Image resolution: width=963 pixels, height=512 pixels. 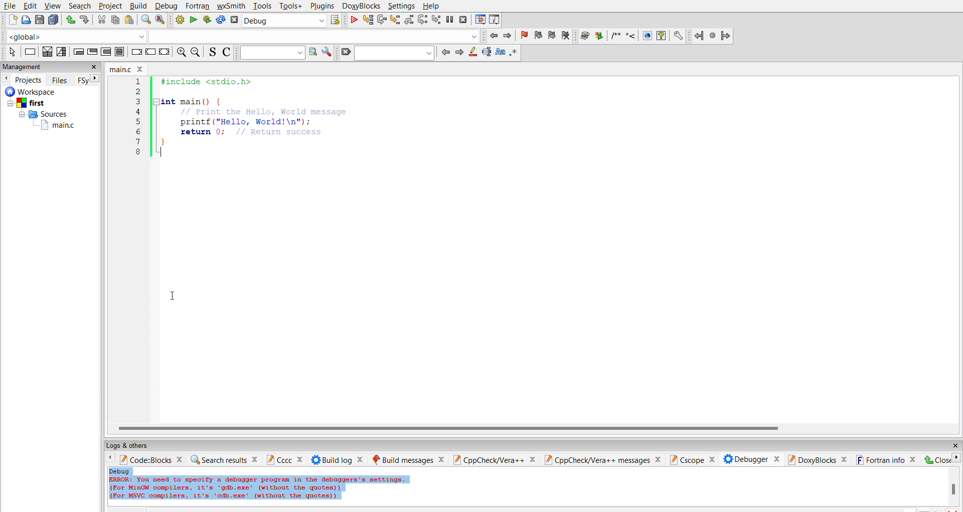 I want to click on select, so click(x=10, y=53).